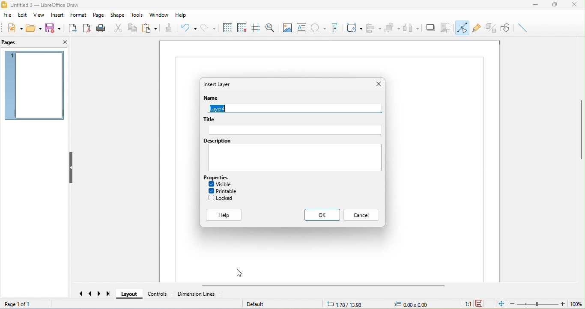 This screenshot has width=585, height=309. I want to click on transformation, so click(352, 28).